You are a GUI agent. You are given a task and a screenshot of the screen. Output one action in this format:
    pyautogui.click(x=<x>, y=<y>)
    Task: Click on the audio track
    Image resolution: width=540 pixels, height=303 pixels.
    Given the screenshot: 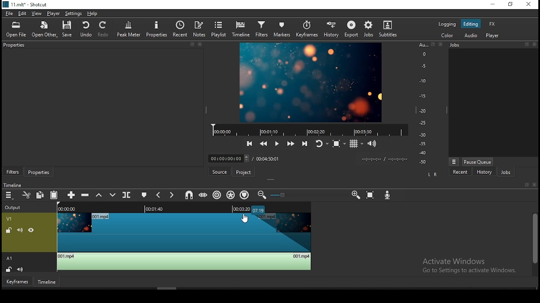 What is the action you would take?
    pyautogui.click(x=159, y=263)
    